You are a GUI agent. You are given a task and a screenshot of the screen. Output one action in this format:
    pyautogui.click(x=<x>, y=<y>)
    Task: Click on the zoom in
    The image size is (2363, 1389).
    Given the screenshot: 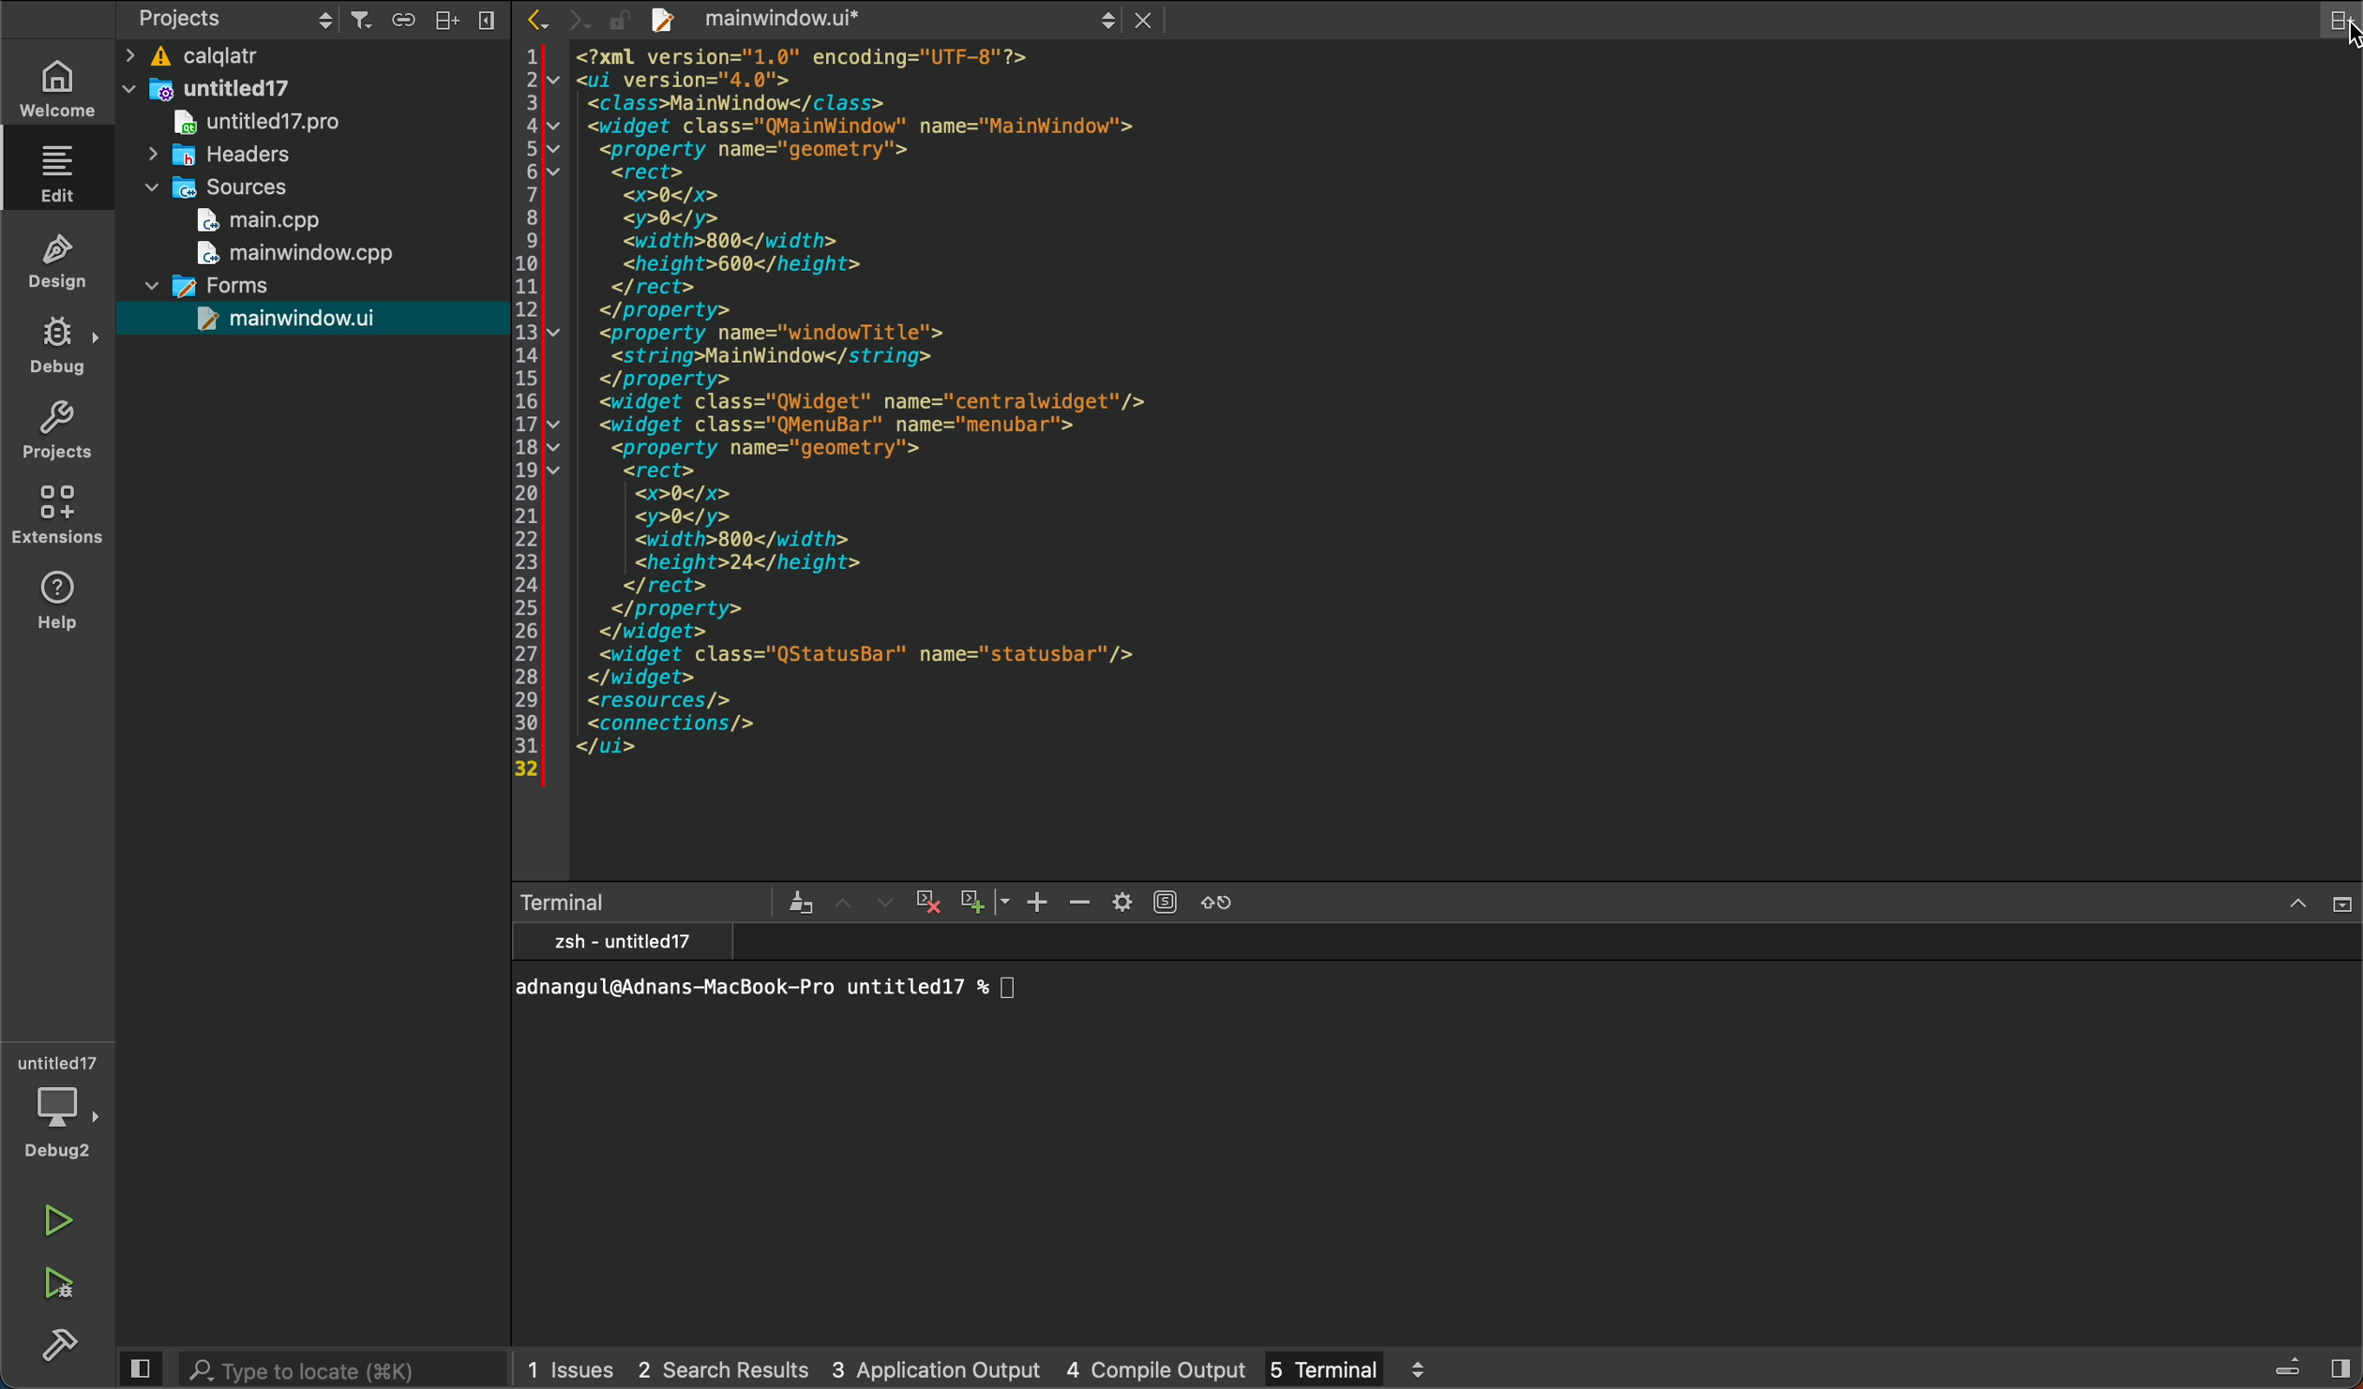 What is the action you would take?
    pyautogui.click(x=1036, y=902)
    